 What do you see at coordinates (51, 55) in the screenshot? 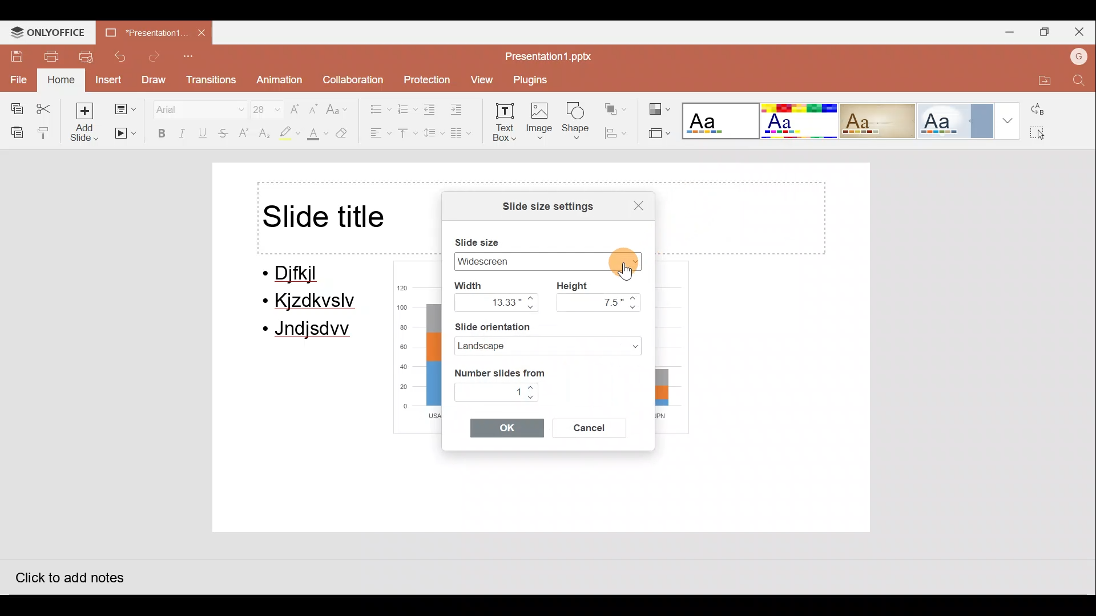
I see `Print file` at bounding box center [51, 55].